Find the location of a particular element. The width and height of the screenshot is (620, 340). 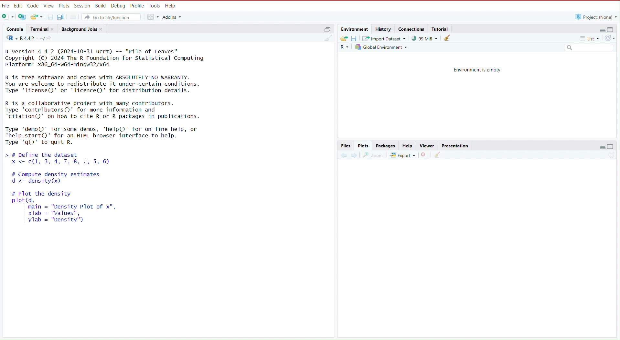

load workspace is located at coordinates (343, 38).